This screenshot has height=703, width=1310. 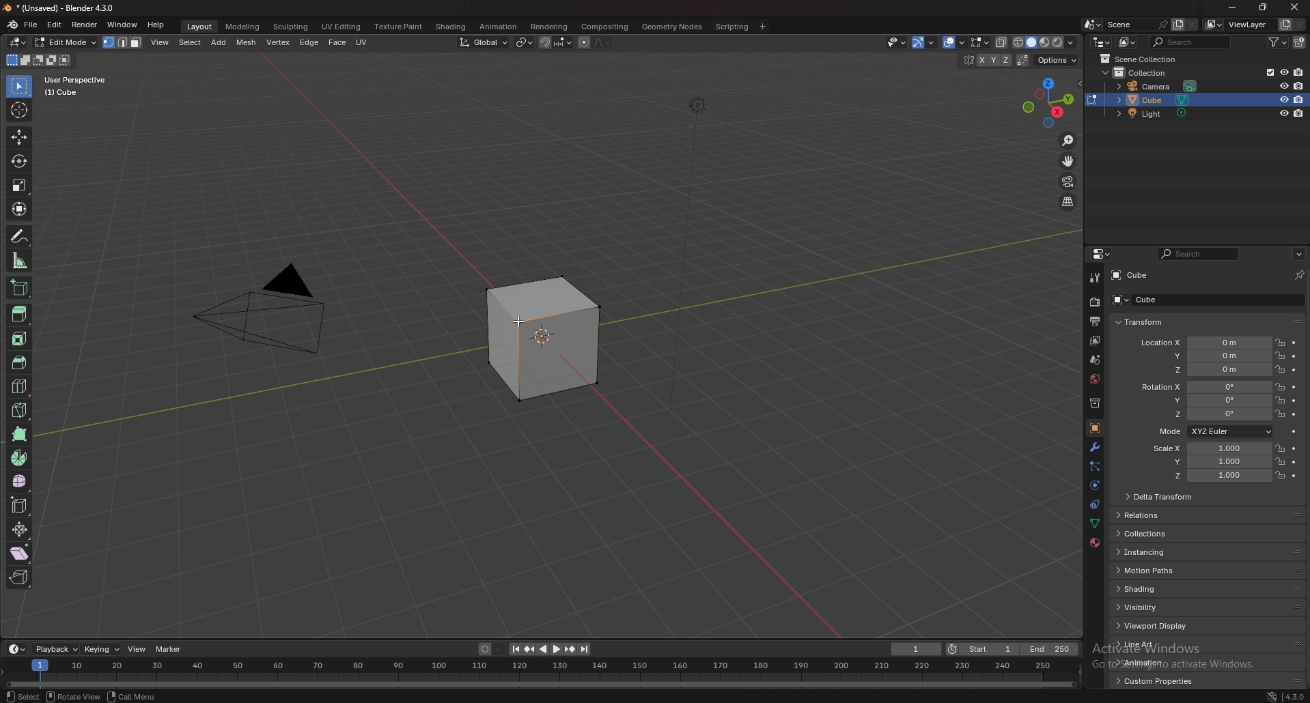 I want to click on animate property, so click(x=1294, y=414).